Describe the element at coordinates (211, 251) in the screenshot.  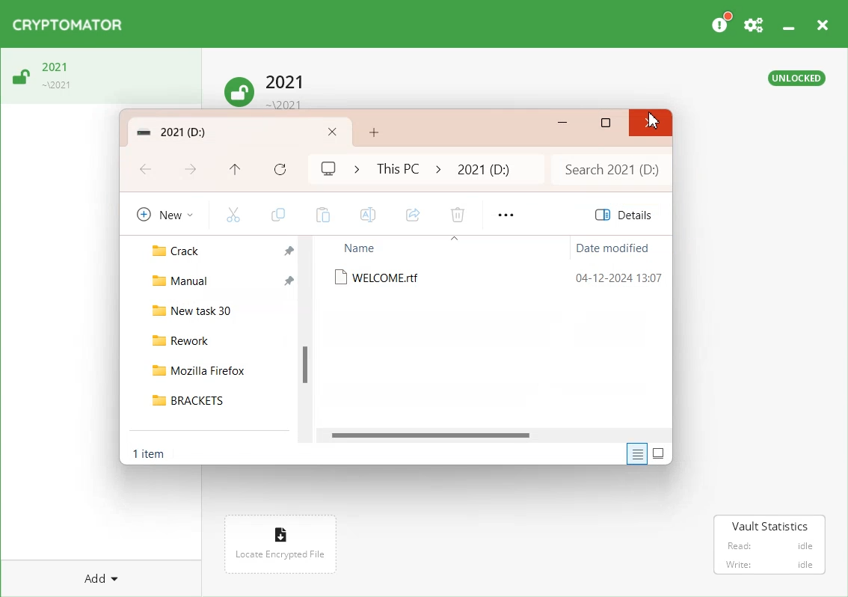
I see `Crack` at that location.